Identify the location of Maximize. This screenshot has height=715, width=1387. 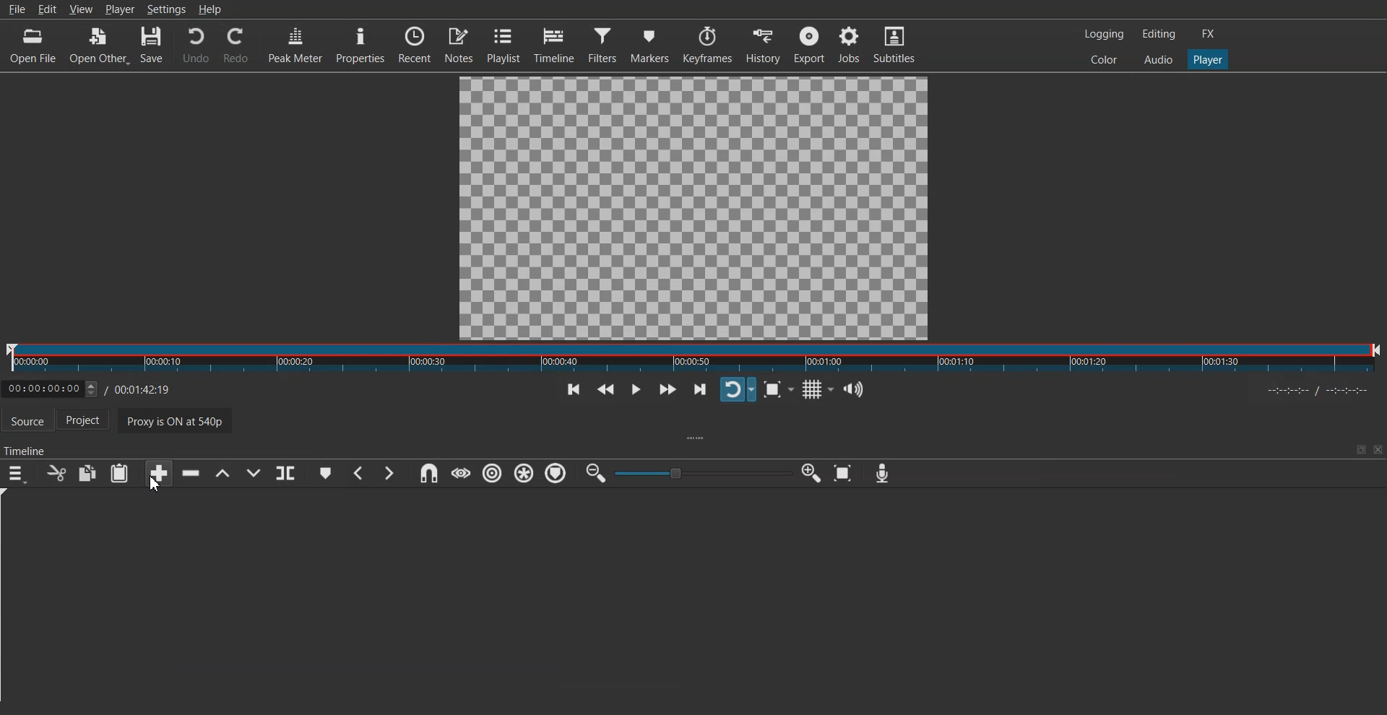
(1360, 449).